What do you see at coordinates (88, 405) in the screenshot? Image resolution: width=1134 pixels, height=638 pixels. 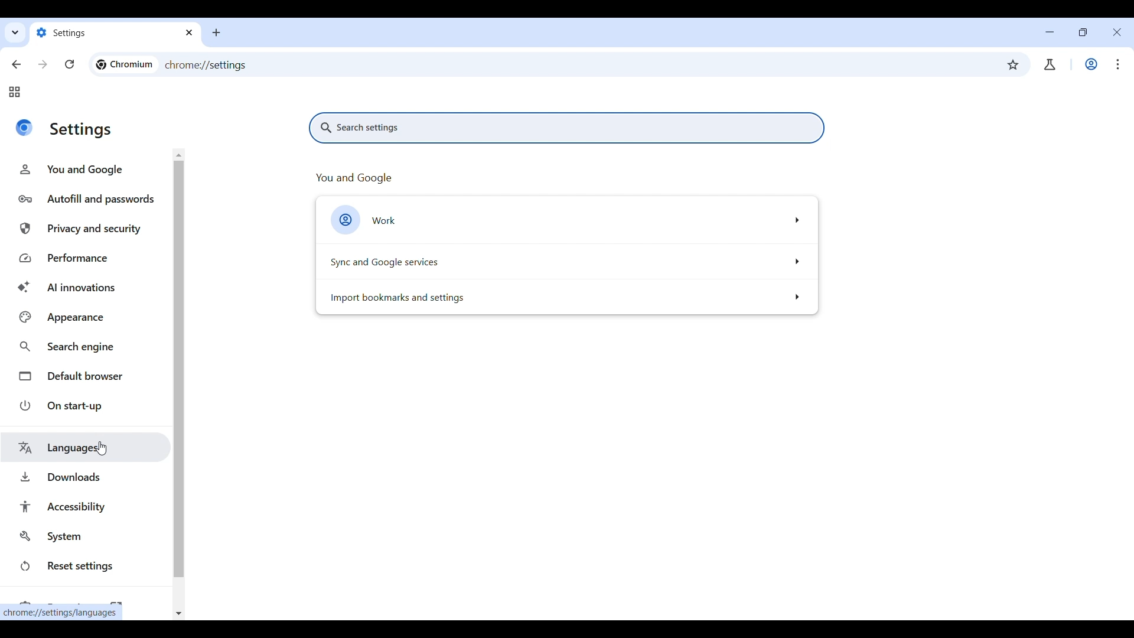 I see `On start up` at bounding box center [88, 405].